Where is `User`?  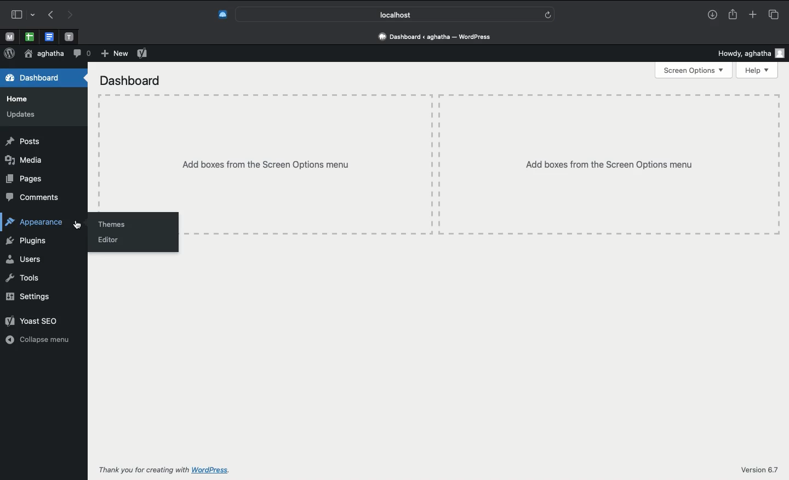 User is located at coordinates (42, 54).